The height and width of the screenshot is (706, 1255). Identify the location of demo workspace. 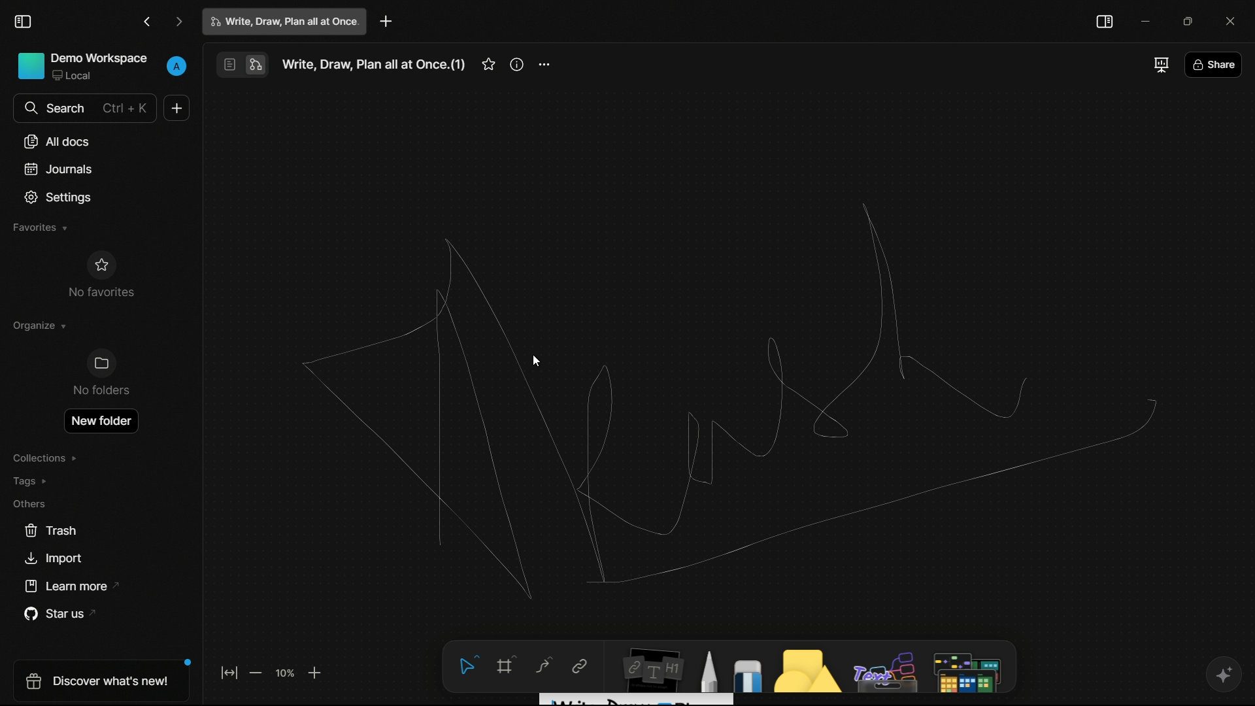
(99, 58).